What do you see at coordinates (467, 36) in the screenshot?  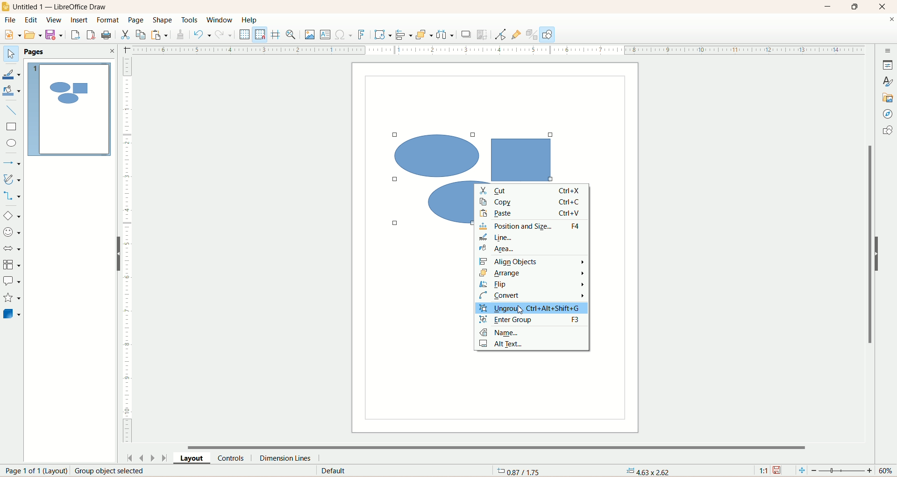 I see `shadow` at bounding box center [467, 36].